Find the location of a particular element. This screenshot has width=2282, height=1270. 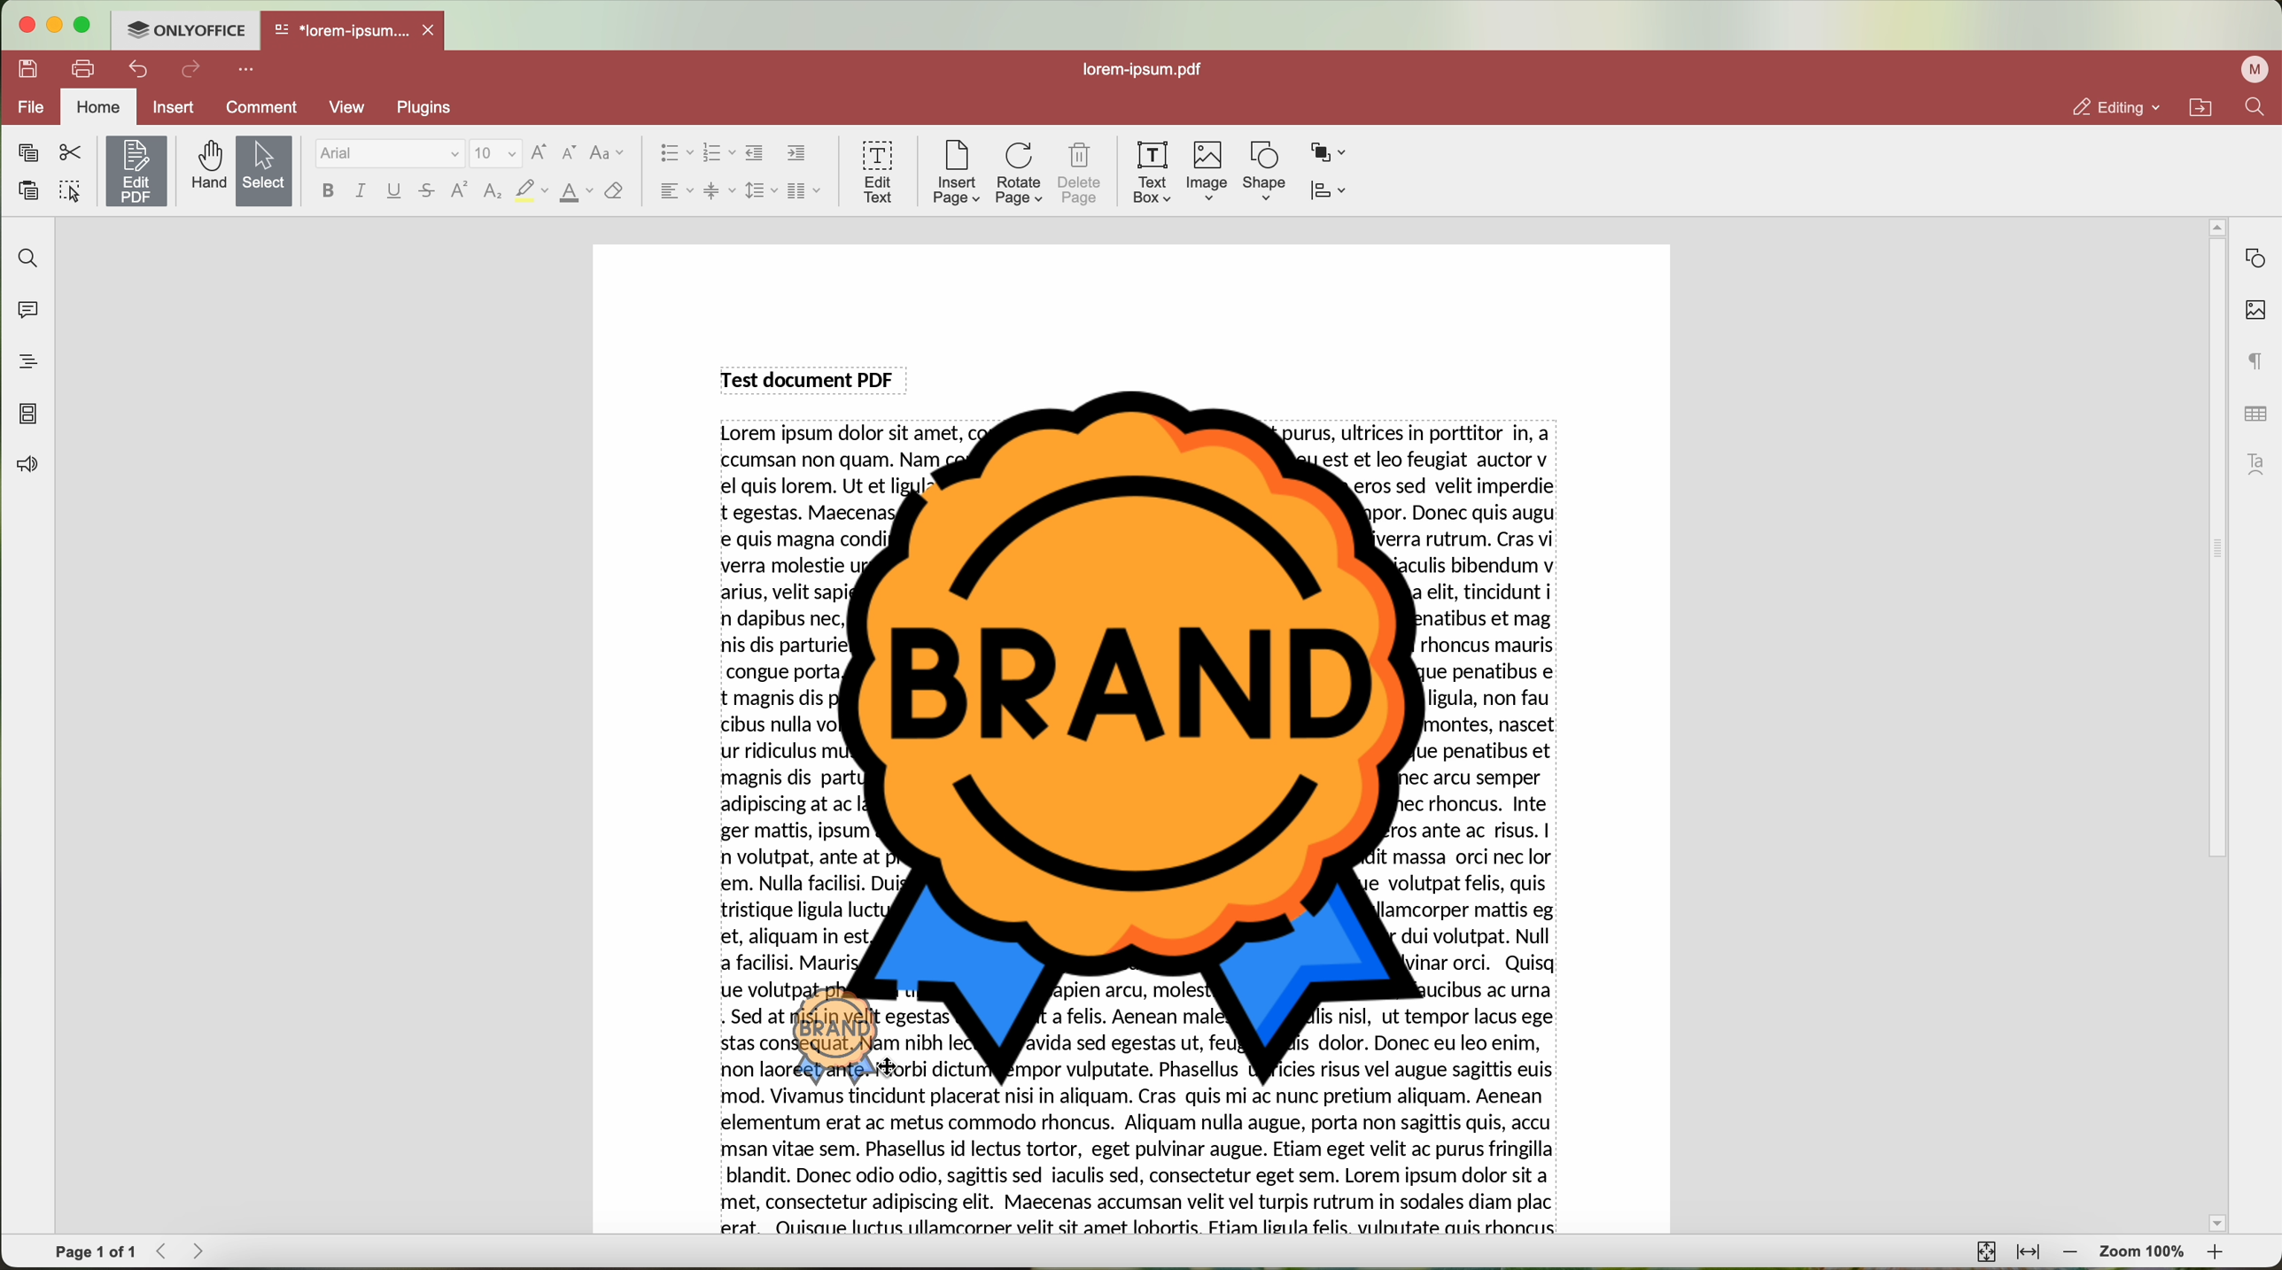

rotate page is located at coordinates (1020, 174).